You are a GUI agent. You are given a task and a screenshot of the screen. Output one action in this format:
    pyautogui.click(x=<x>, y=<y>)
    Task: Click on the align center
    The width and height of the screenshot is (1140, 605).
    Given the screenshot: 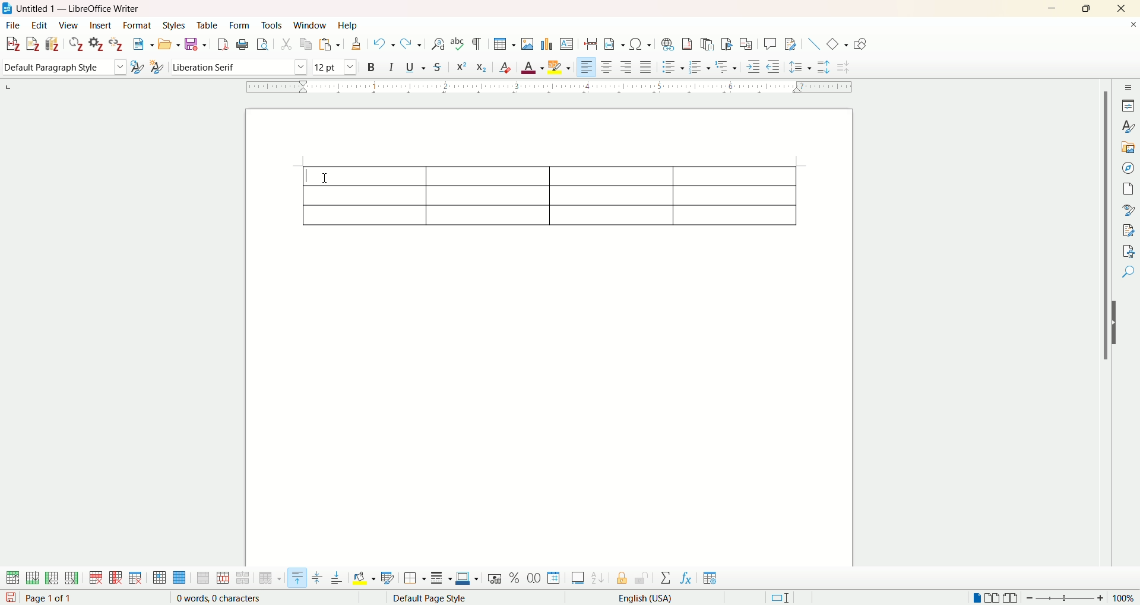 What is the action you would take?
    pyautogui.click(x=606, y=67)
    